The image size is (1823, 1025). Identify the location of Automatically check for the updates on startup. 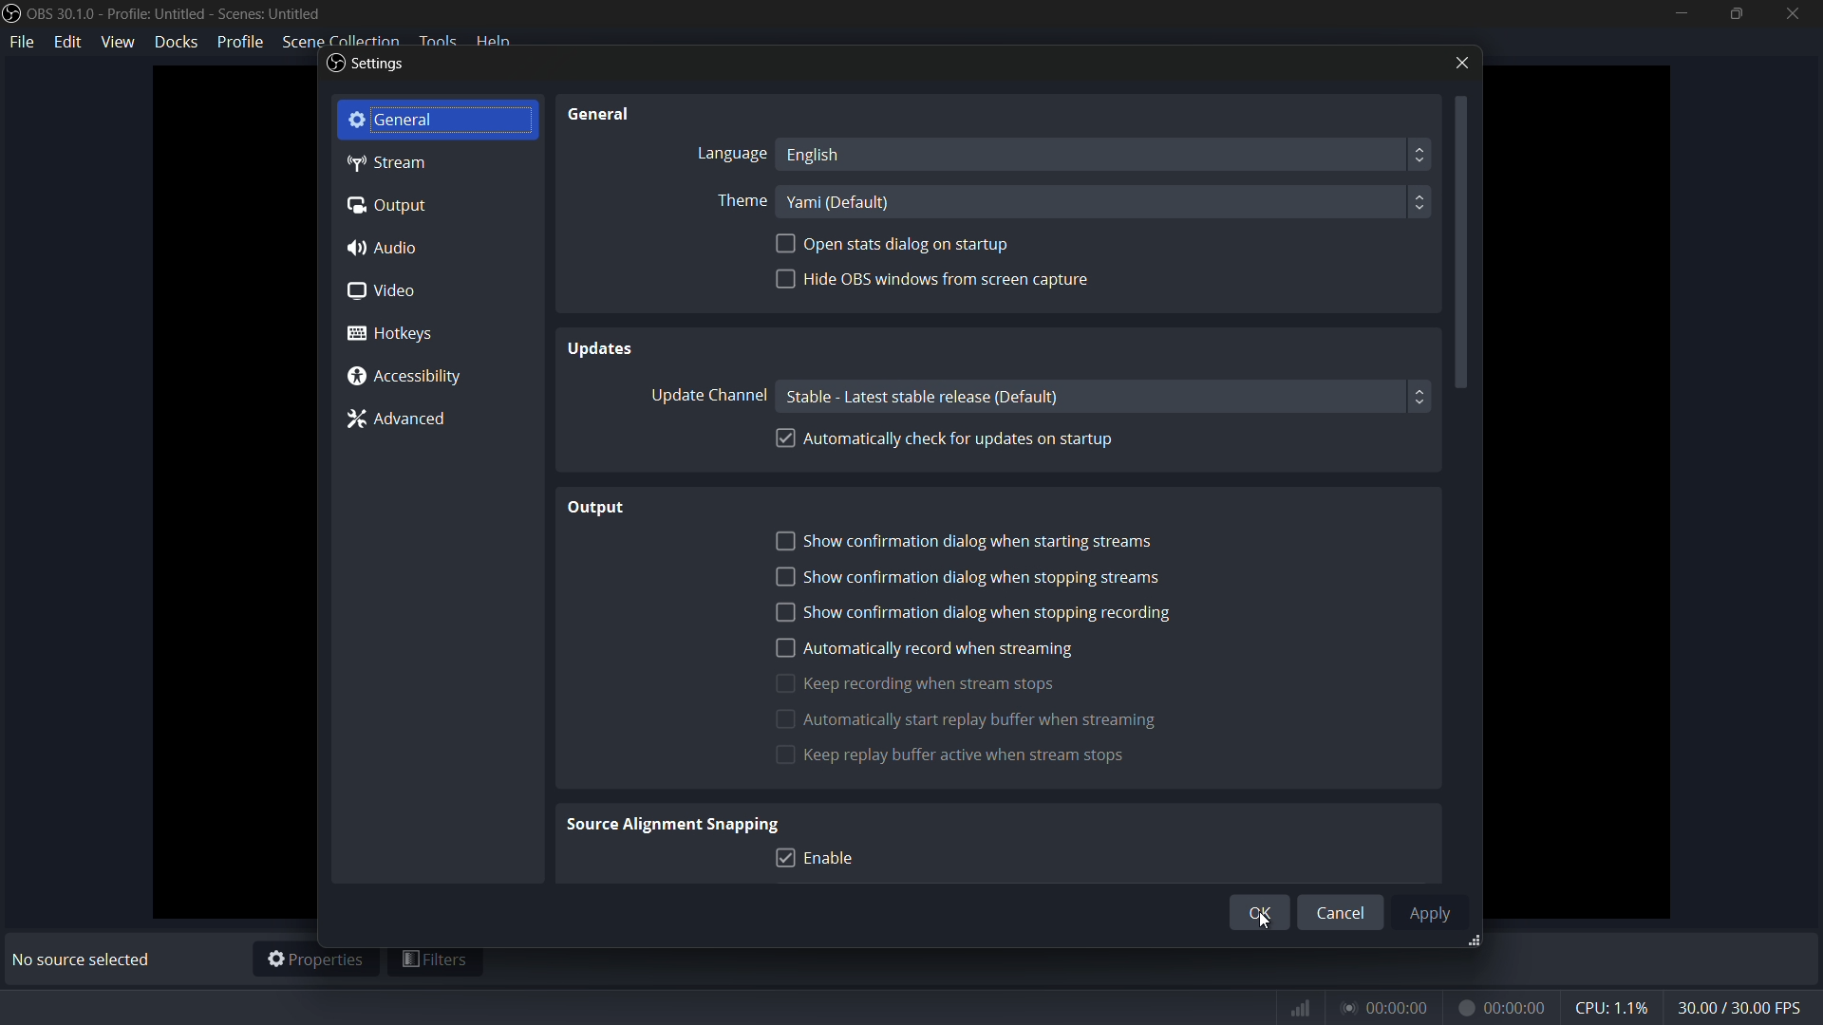
(951, 438).